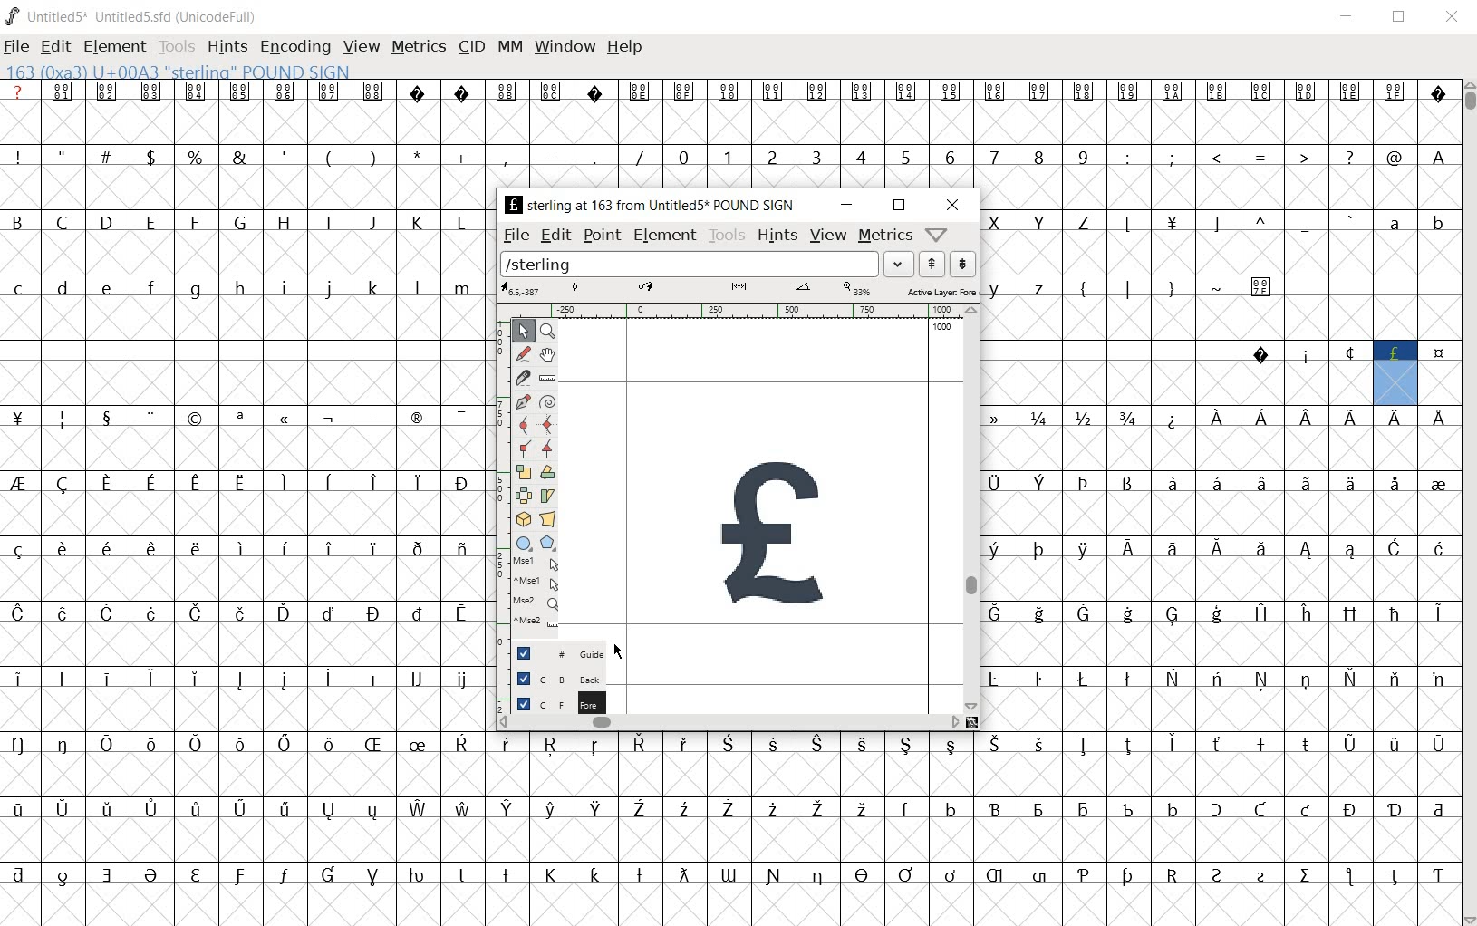 This screenshot has width=1477, height=926. Describe the element at coordinates (1219, 417) in the screenshot. I see `Symbol` at that location.